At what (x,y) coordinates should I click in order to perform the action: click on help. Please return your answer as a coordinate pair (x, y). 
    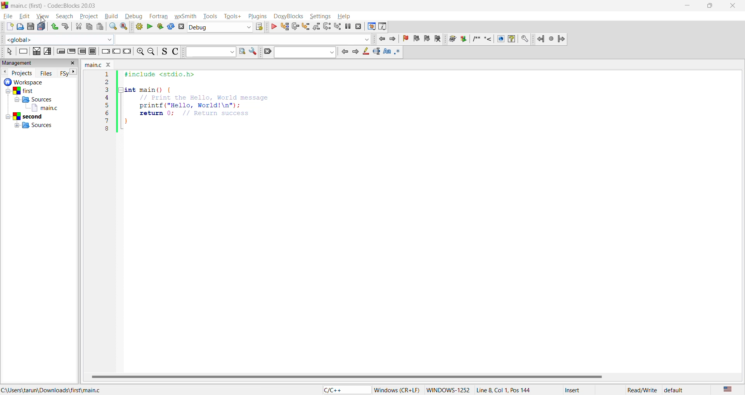
    Looking at the image, I should click on (345, 16).